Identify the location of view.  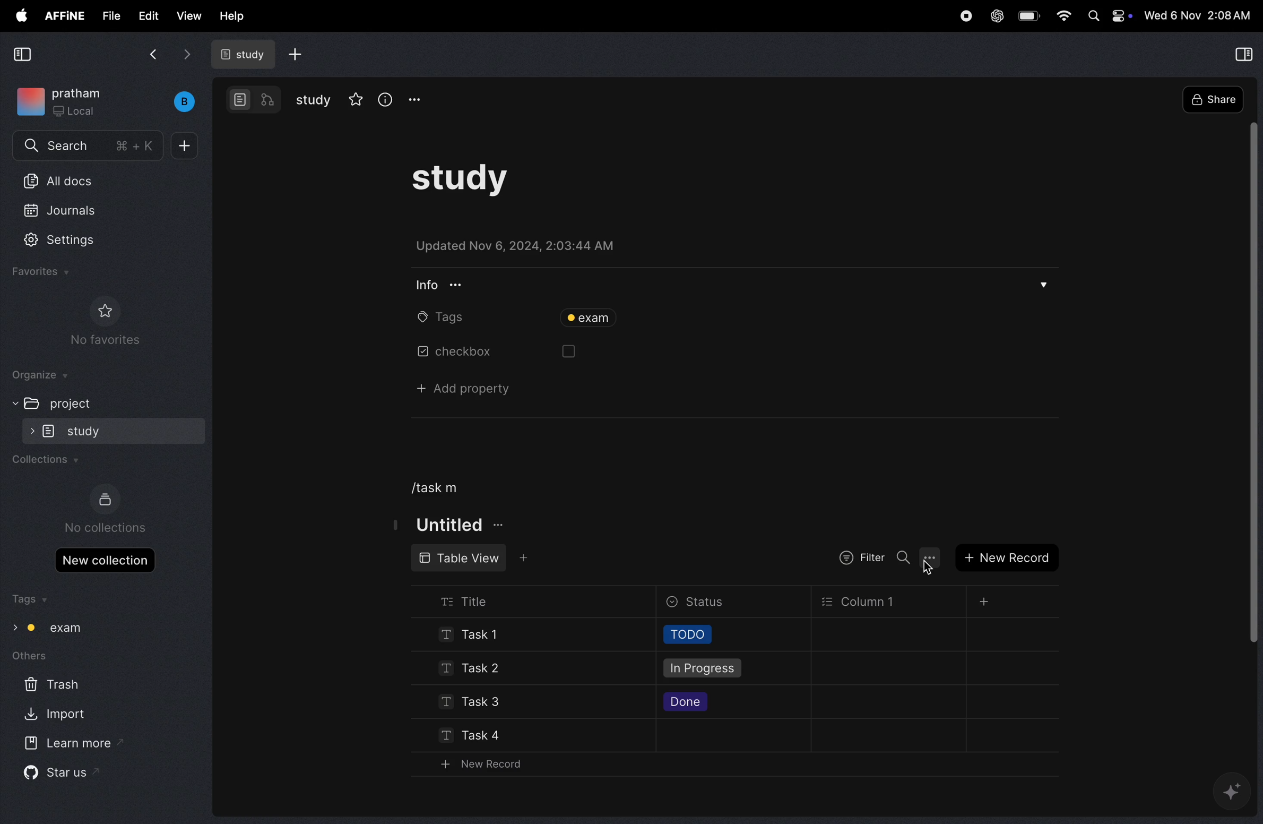
(188, 16).